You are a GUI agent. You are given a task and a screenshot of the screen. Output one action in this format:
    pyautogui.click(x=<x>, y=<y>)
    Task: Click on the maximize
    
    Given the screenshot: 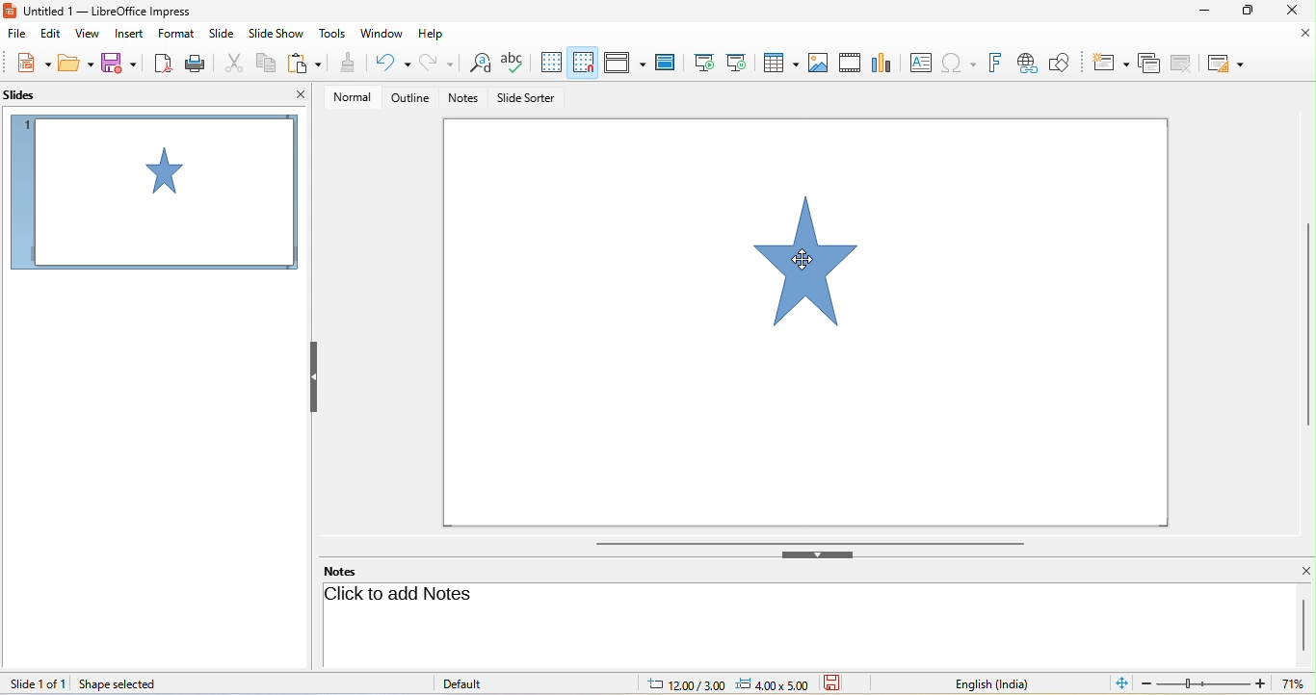 What is the action you would take?
    pyautogui.click(x=1249, y=10)
    